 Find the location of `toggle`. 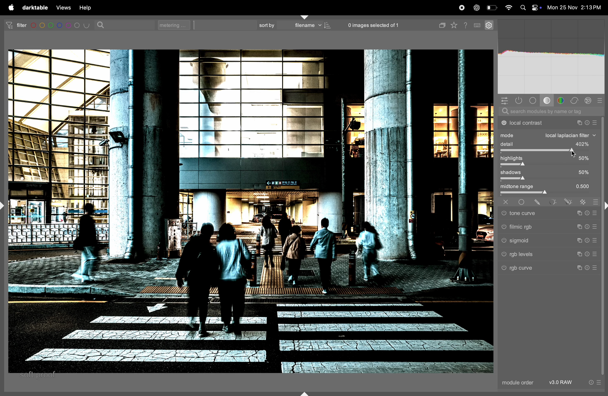

toggle is located at coordinates (550, 194).